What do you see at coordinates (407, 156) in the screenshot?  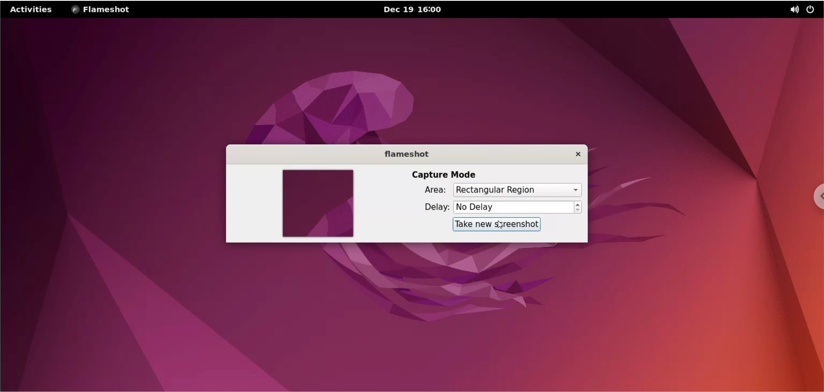 I see `flameshot label` at bounding box center [407, 156].